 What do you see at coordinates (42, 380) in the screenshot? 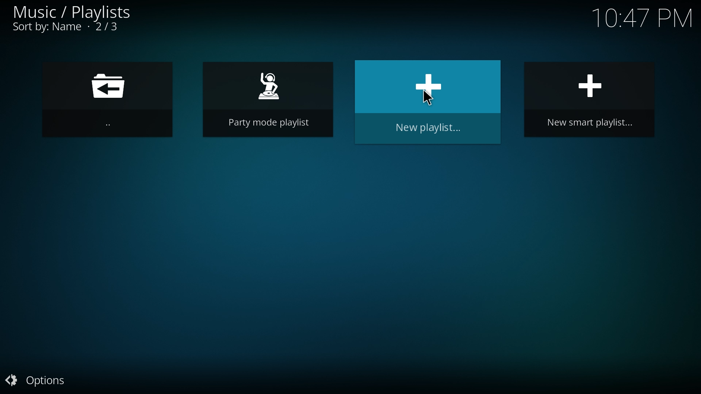
I see `options` at bounding box center [42, 380].